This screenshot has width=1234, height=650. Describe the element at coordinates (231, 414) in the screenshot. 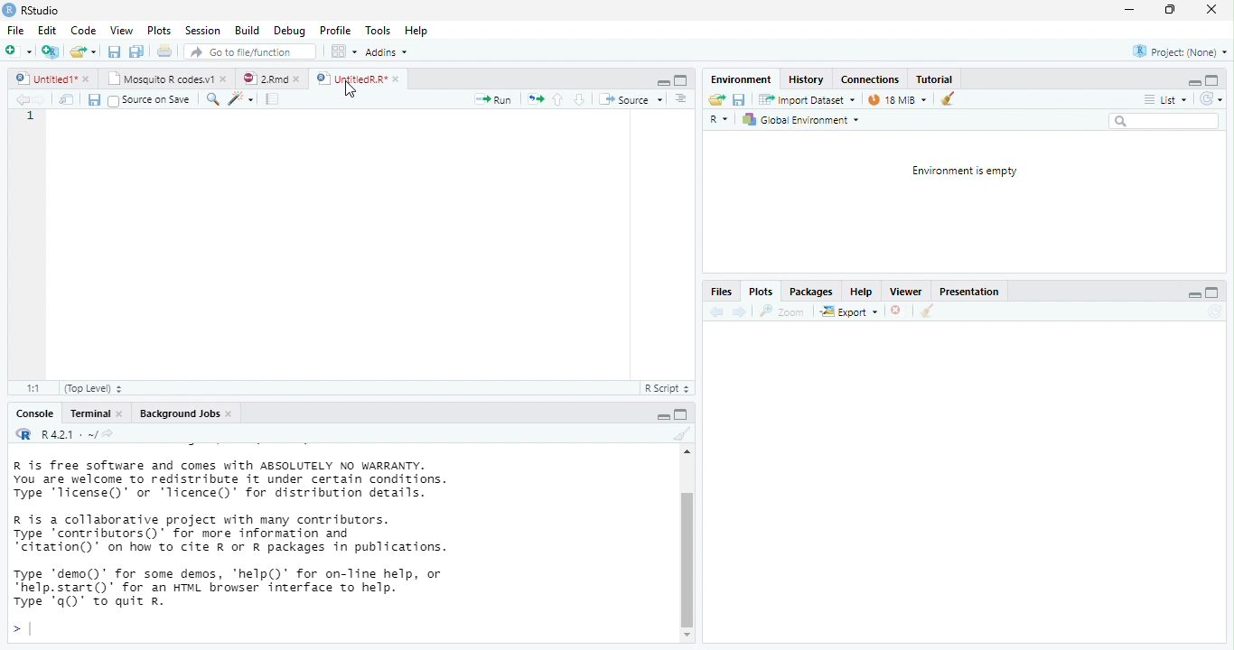

I see `close` at that location.